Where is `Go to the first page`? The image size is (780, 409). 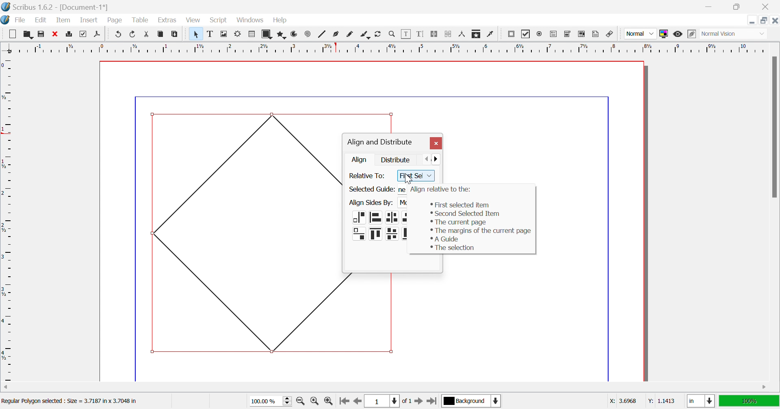 Go to the first page is located at coordinates (344, 403).